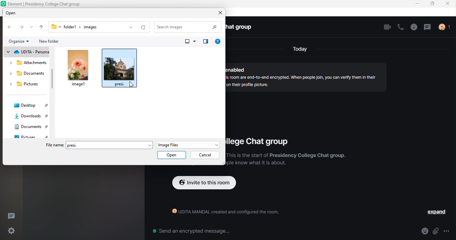 Image resolution: width=456 pixels, height=240 pixels. Describe the element at coordinates (63, 26) in the screenshot. I see `folder1` at that location.